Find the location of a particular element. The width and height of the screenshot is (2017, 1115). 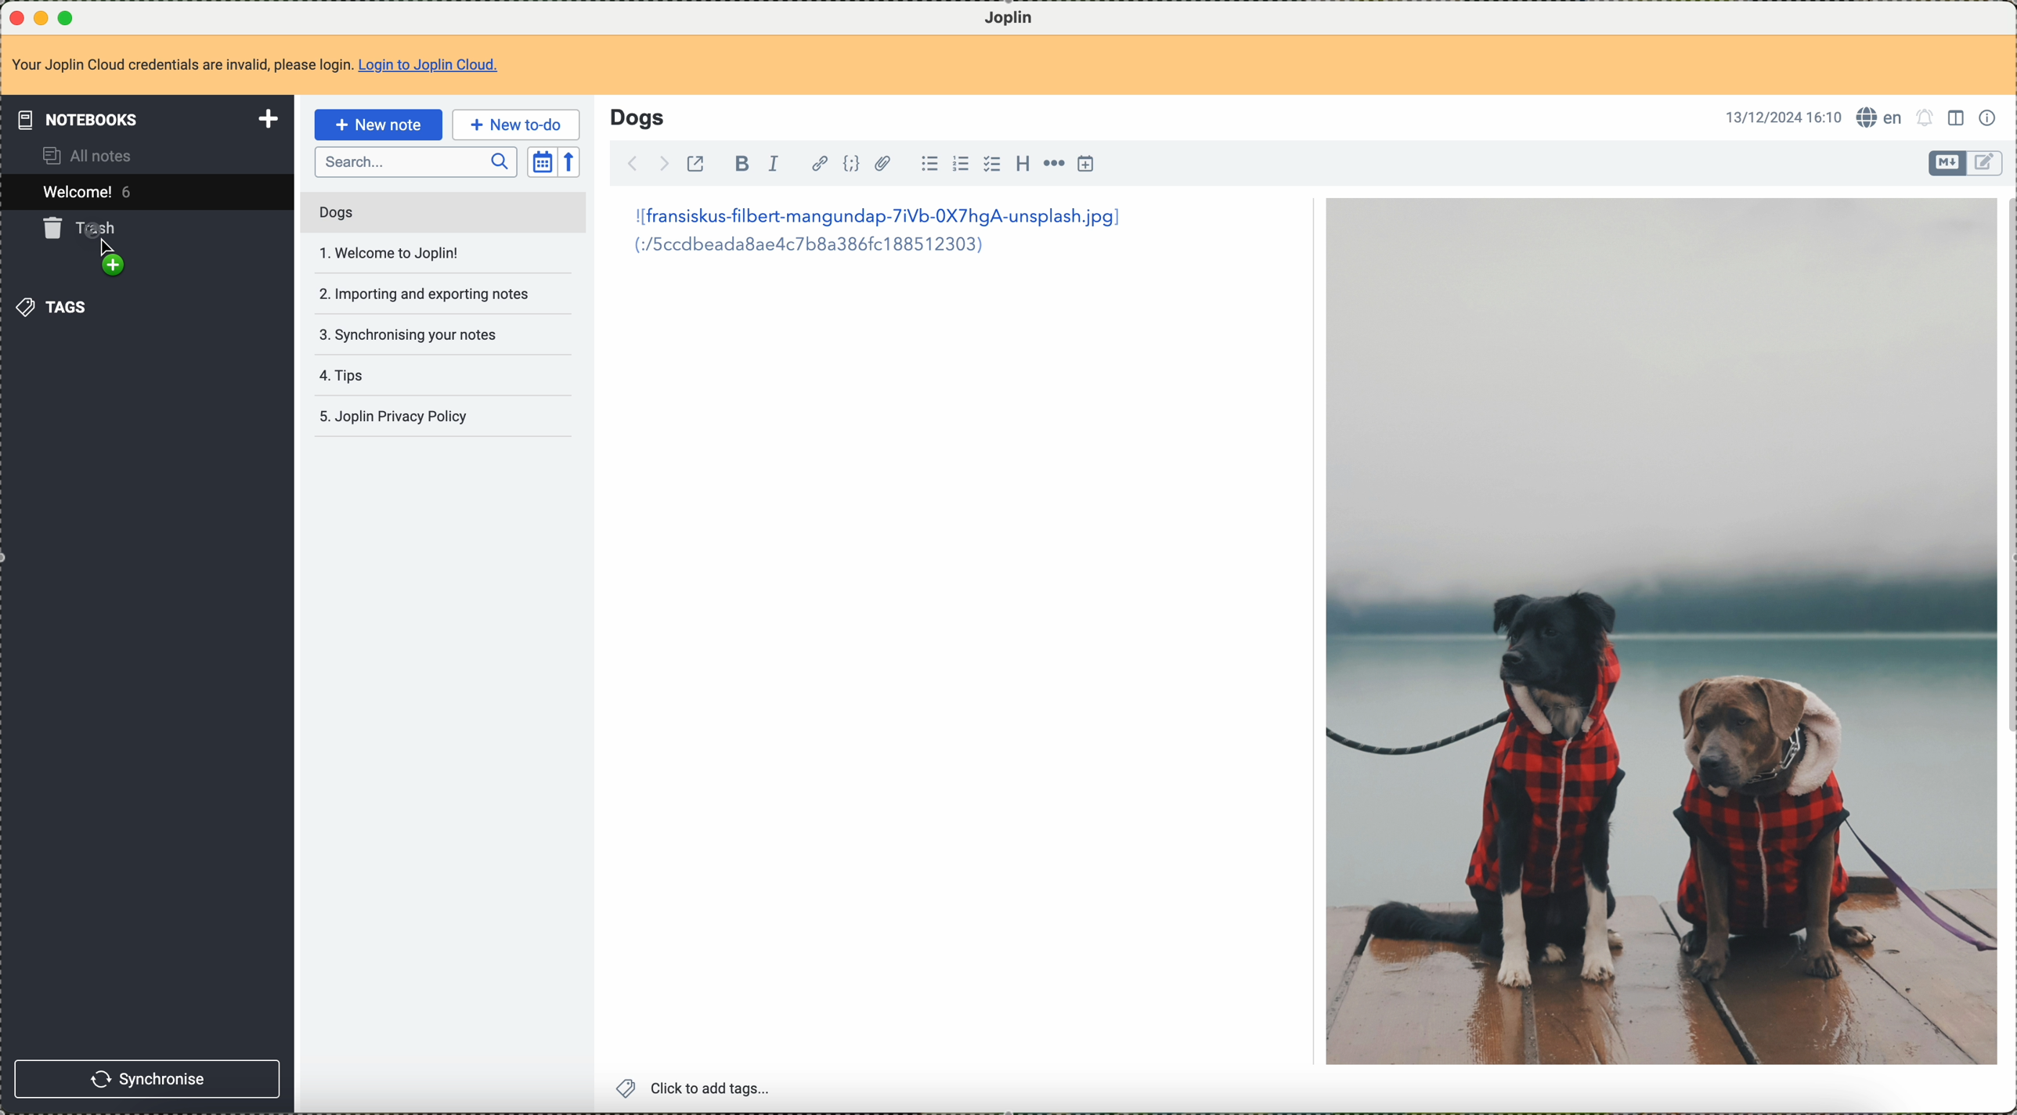

toggle sort order field is located at coordinates (541, 161).